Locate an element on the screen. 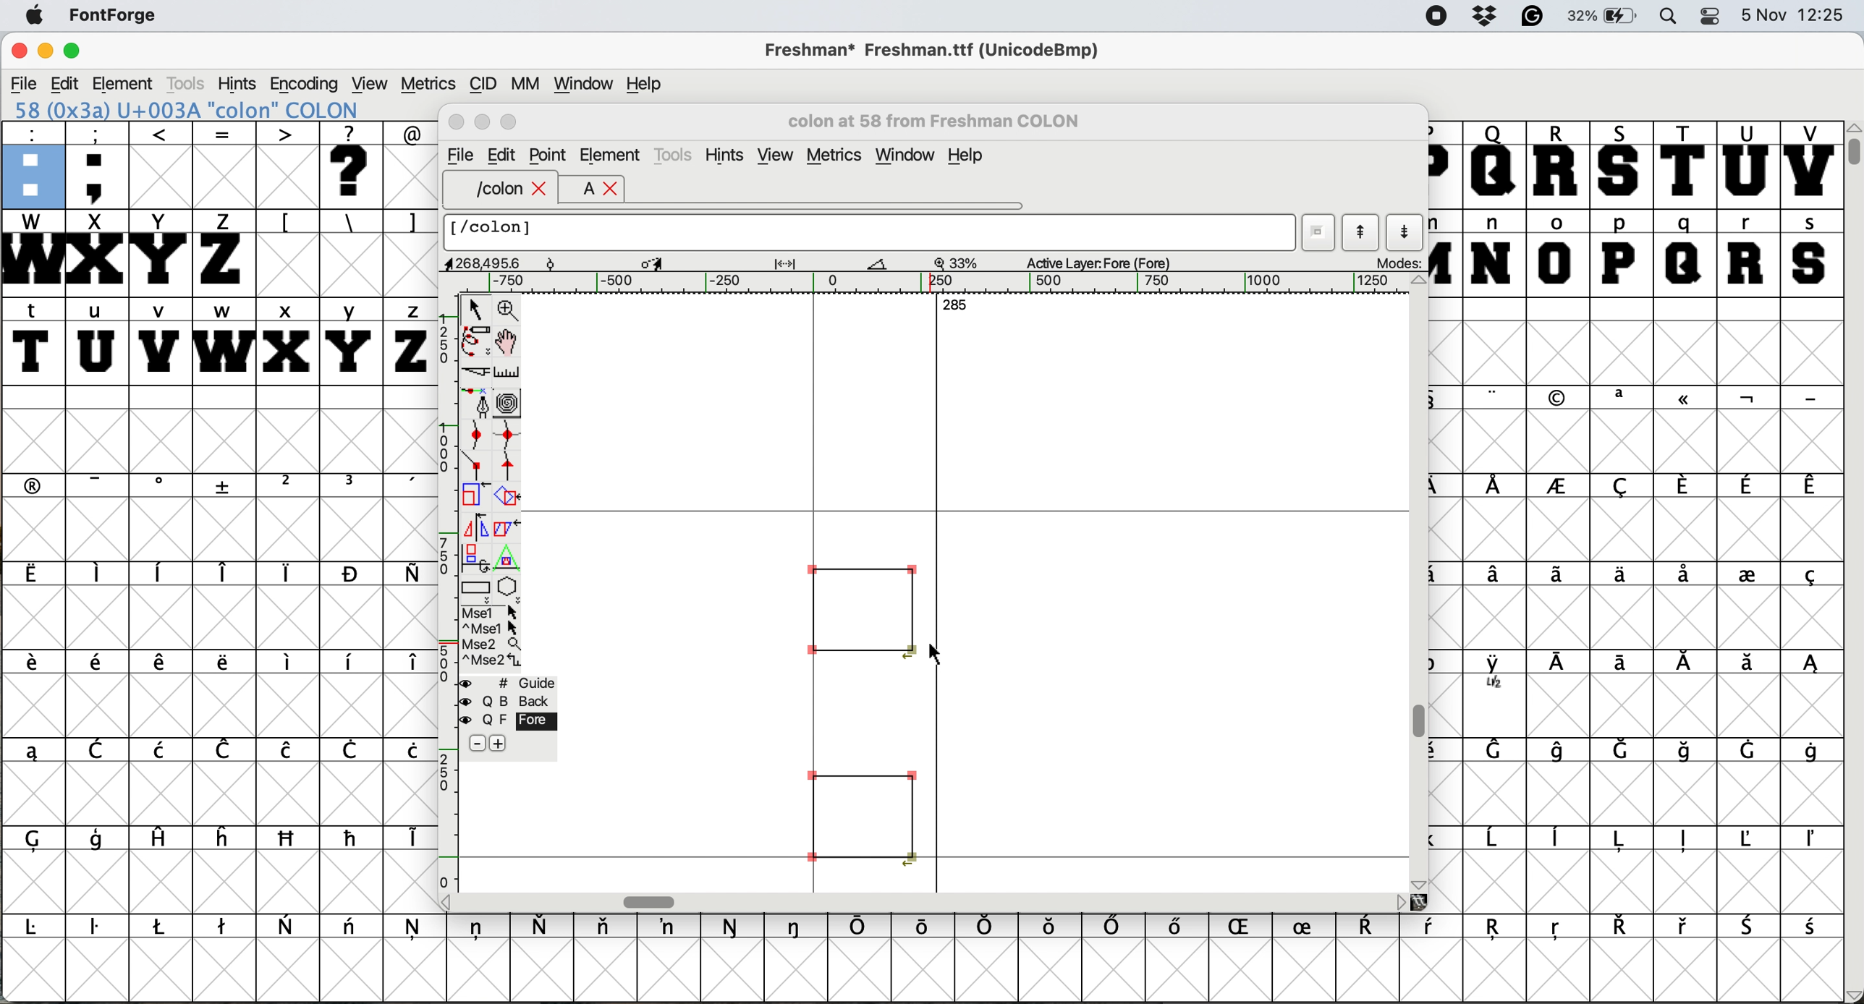 This screenshot has width=1864, height=1004. symbol is located at coordinates (226, 486).